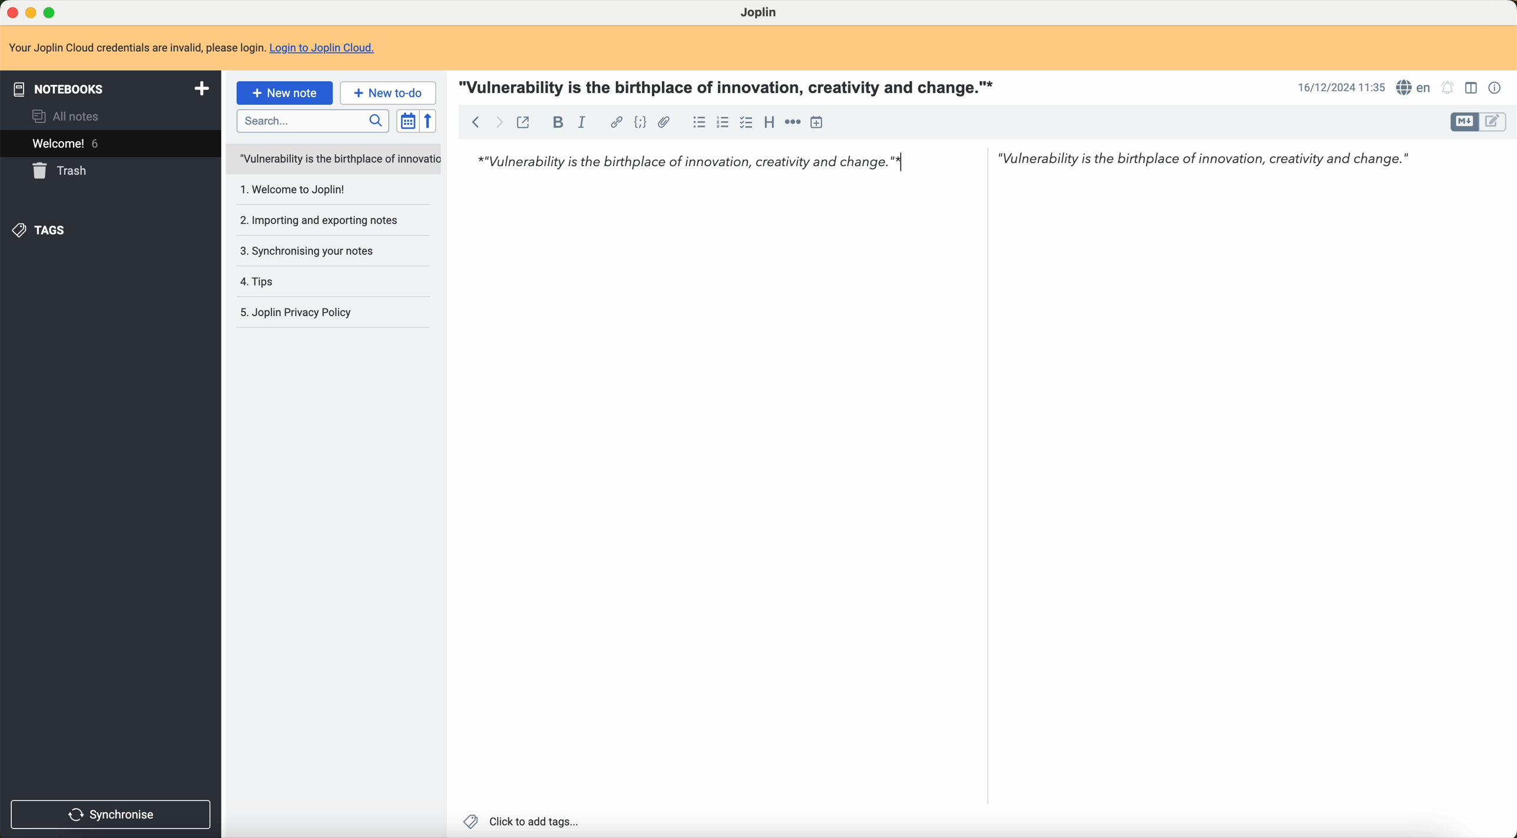  Describe the element at coordinates (135, 47) in the screenshot. I see `Your Joplin Cloud credentials are invalid, please login.` at that location.